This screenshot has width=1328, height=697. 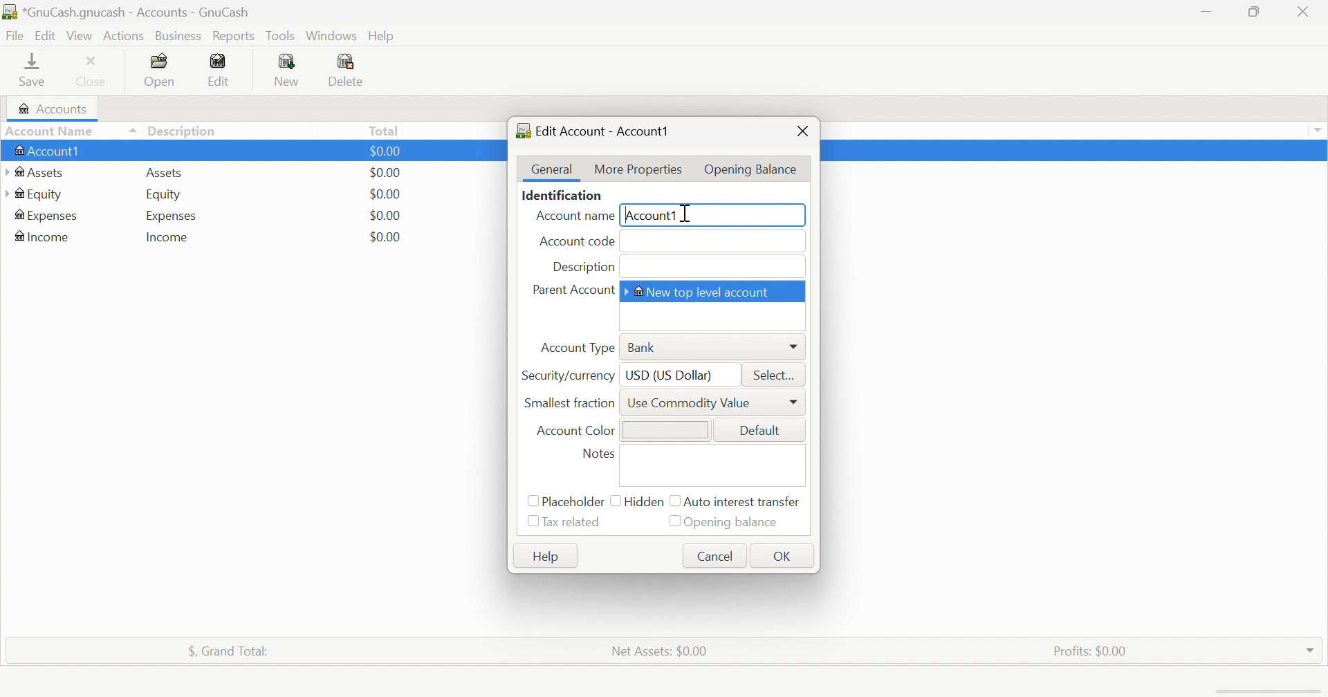 I want to click on Minimize, so click(x=1205, y=11).